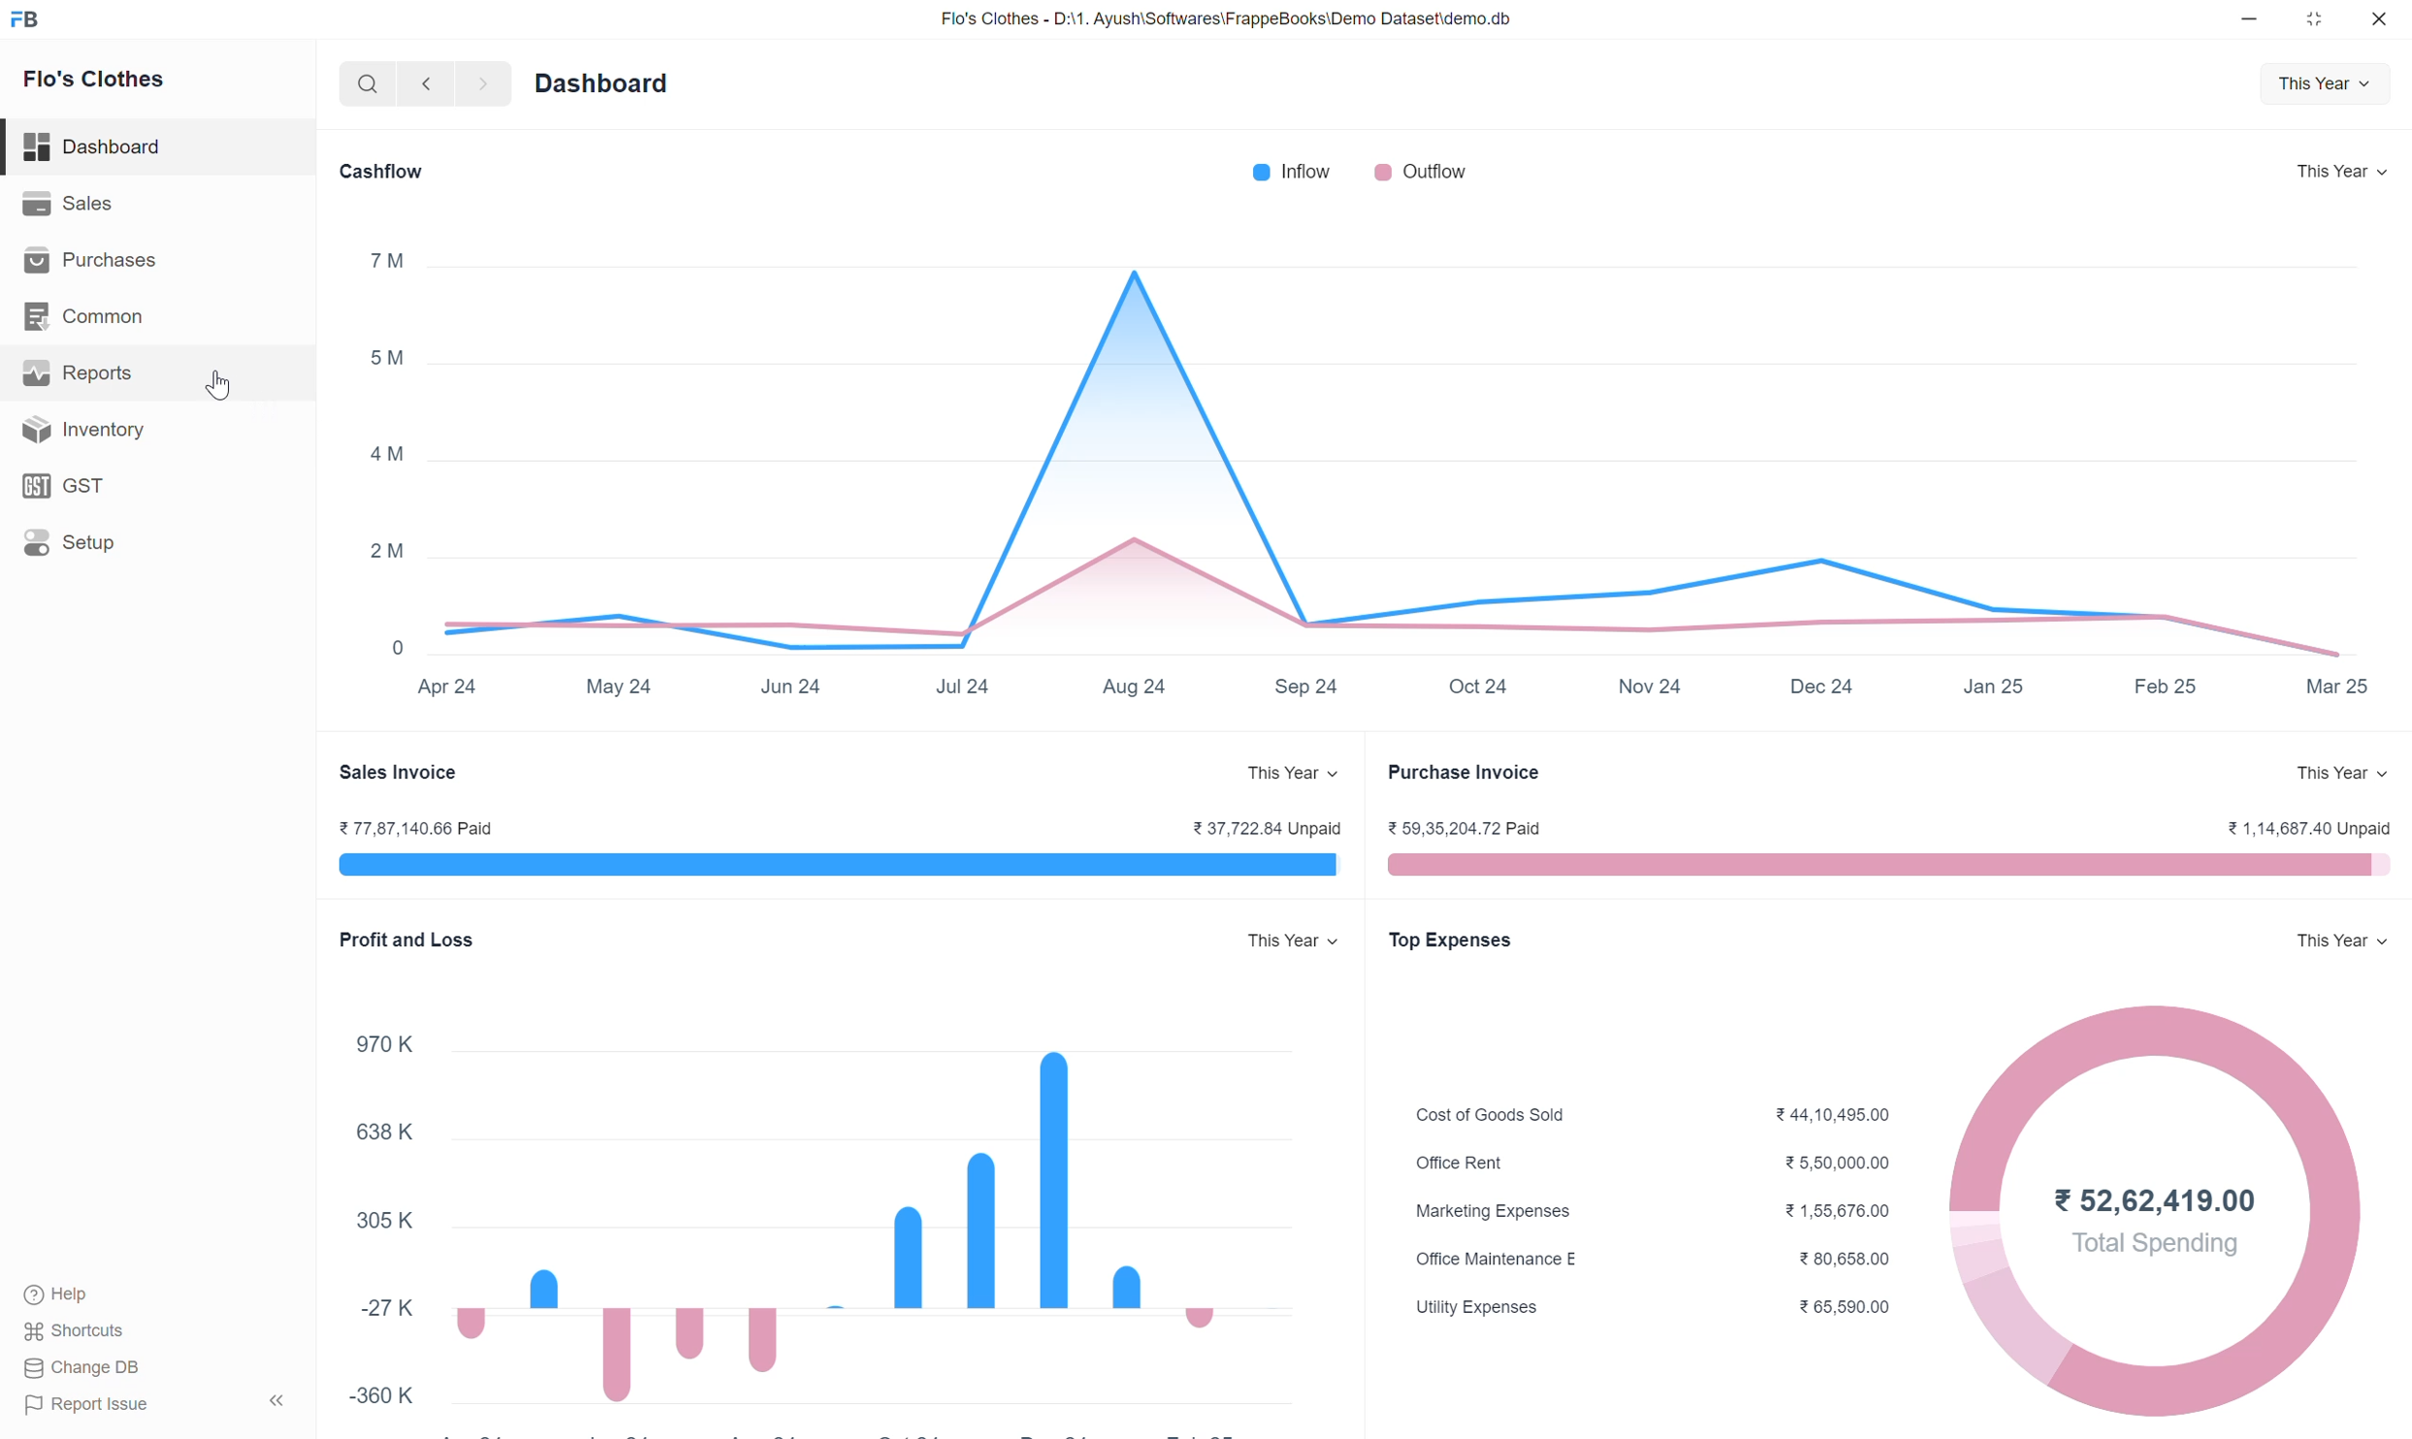 The width and height of the screenshot is (2412, 1439). What do you see at coordinates (1484, 1310) in the screenshot?
I see `Utility Expenses` at bounding box center [1484, 1310].